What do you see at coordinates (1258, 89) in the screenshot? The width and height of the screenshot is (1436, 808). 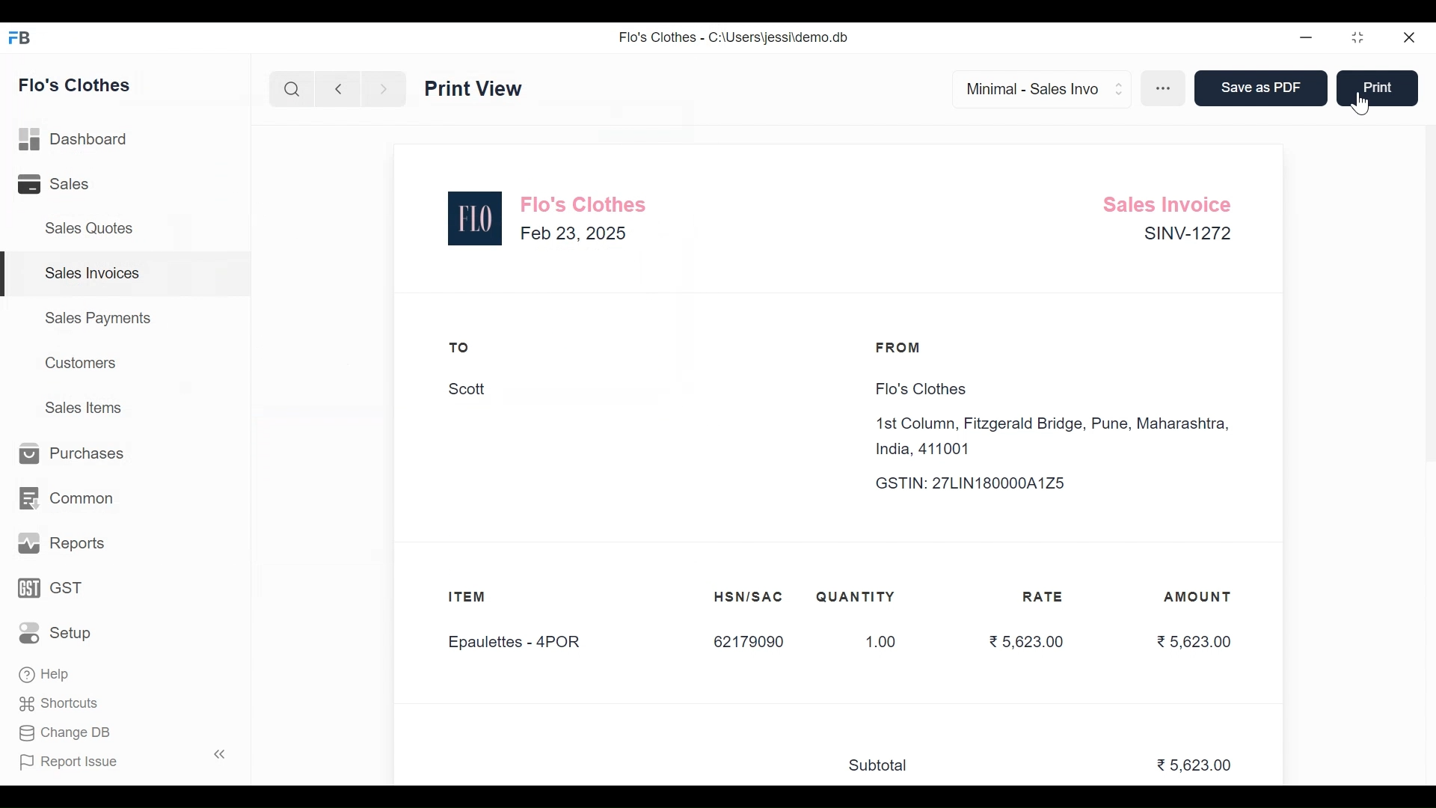 I see `Save as PDF` at bounding box center [1258, 89].